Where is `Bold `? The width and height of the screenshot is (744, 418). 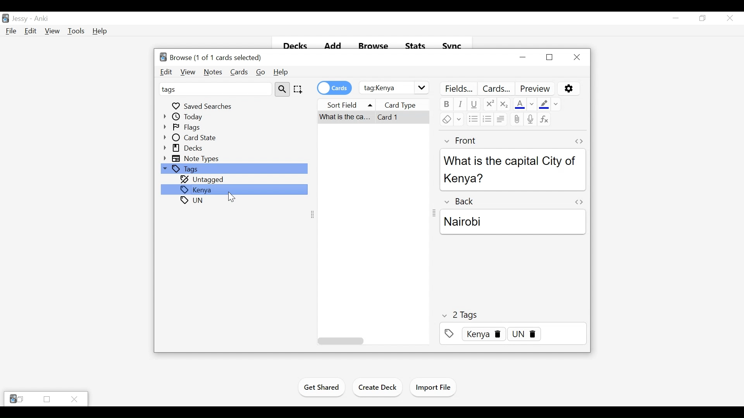
Bold  is located at coordinates (446, 104).